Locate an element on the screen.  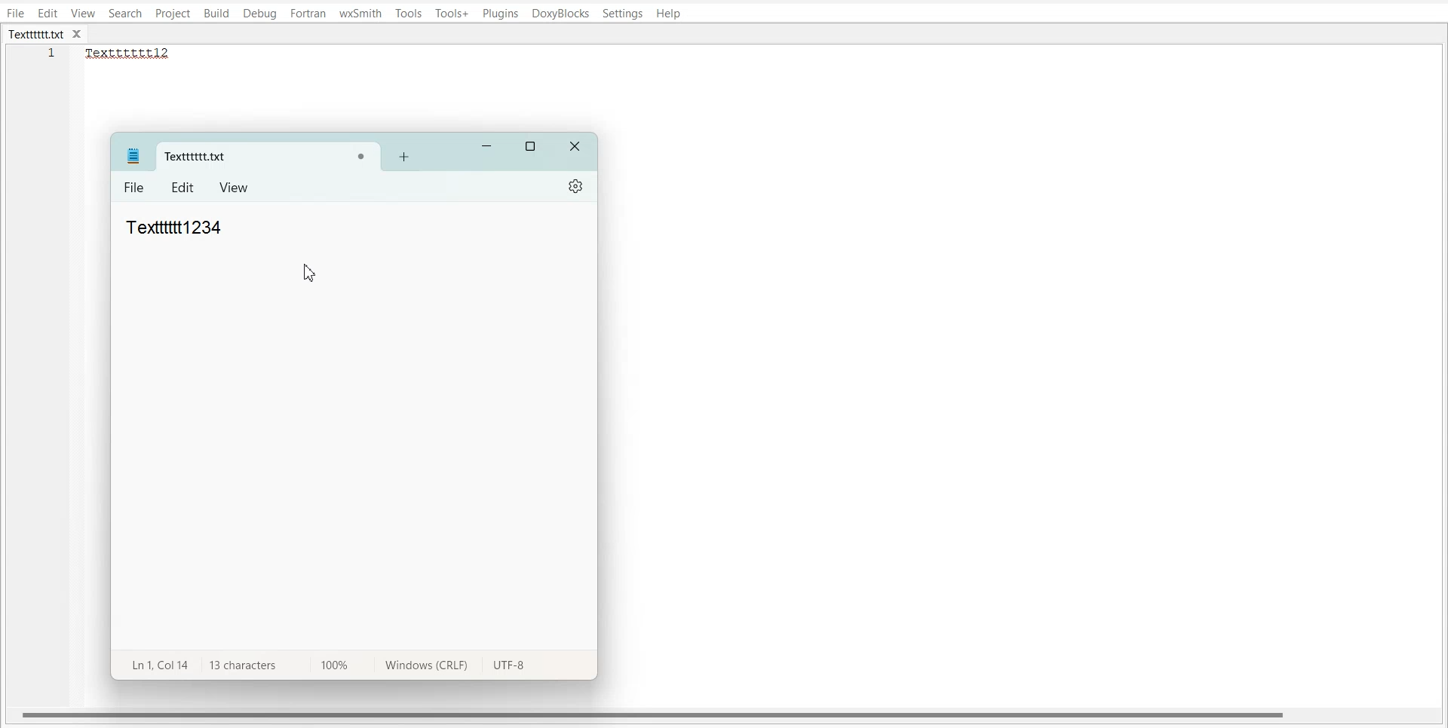
File is located at coordinates (135, 188).